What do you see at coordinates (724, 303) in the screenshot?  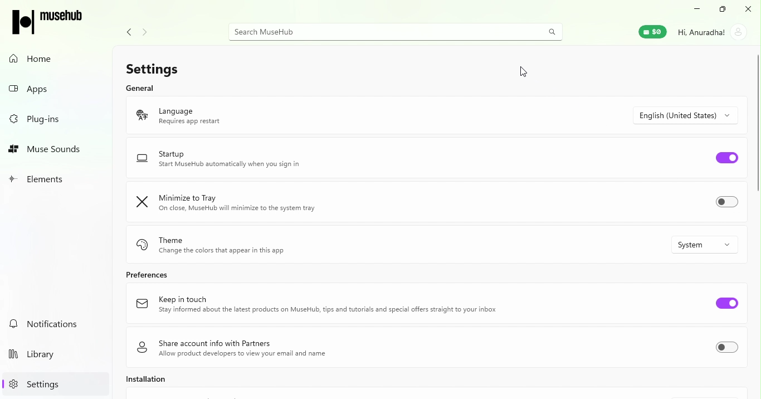 I see `Toggle` at bounding box center [724, 303].